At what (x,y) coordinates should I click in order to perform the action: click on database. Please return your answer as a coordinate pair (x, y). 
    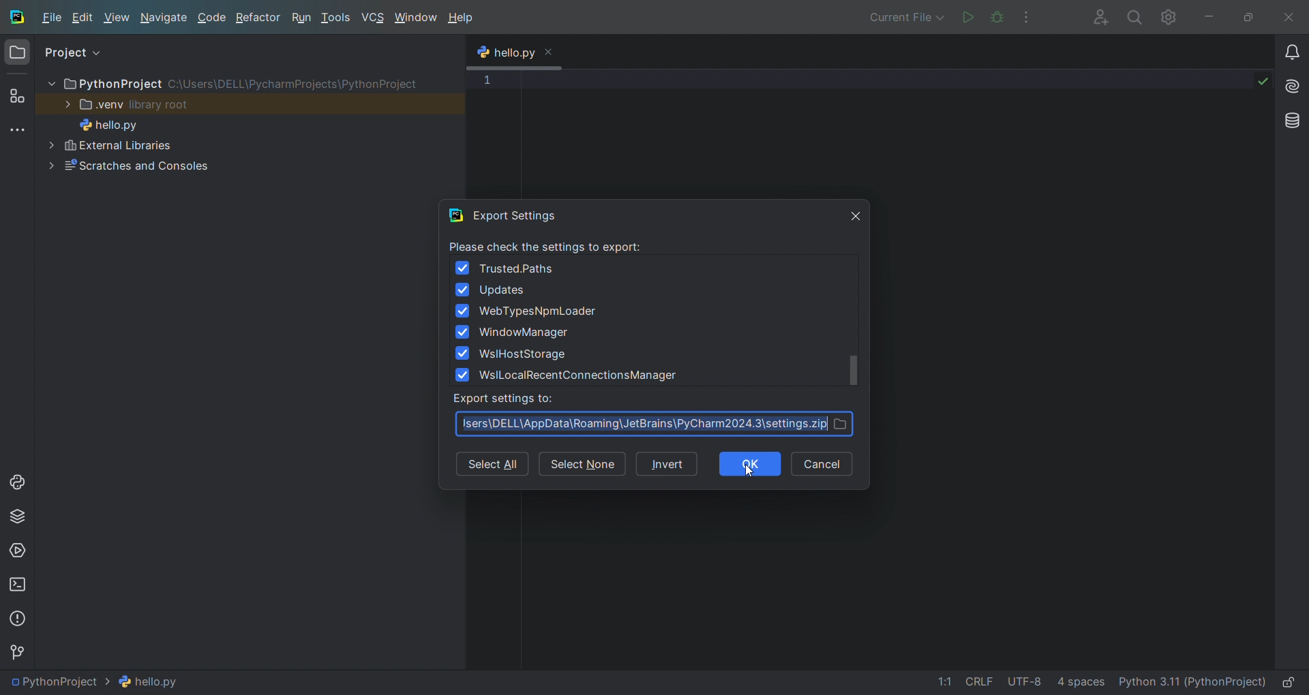
    Looking at the image, I should click on (1293, 121).